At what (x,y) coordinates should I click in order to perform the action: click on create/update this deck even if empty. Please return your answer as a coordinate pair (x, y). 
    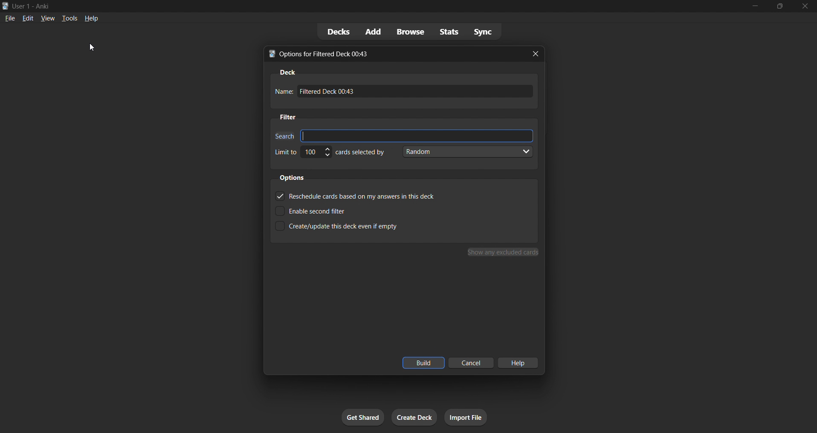
    Looking at the image, I should click on (346, 229).